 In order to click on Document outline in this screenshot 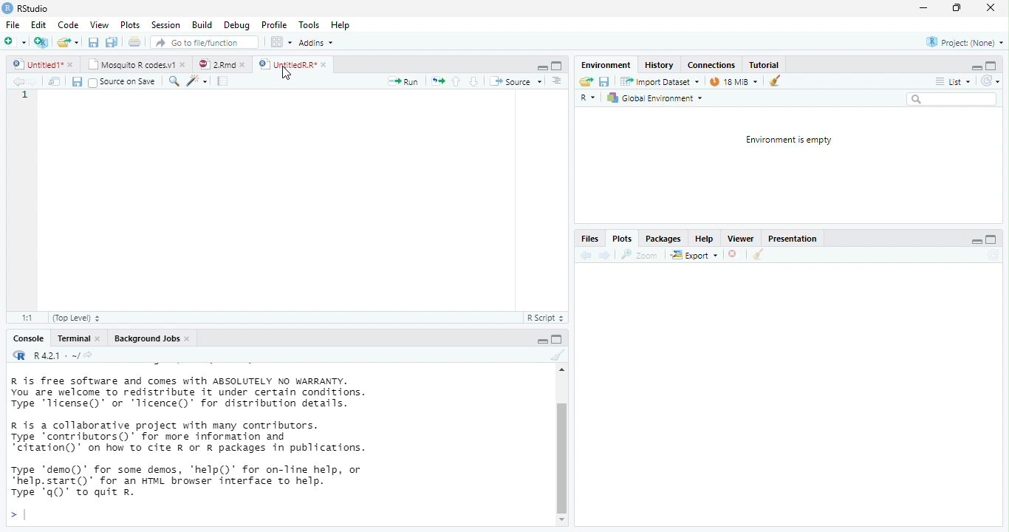, I will do `click(558, 81)`.